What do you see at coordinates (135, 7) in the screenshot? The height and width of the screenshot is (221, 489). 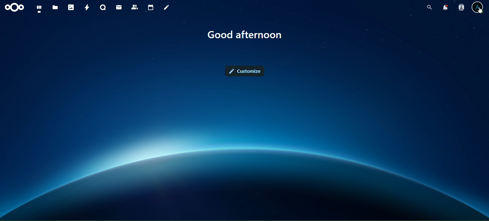 I see `contacts` at bounding box center [135, 7].